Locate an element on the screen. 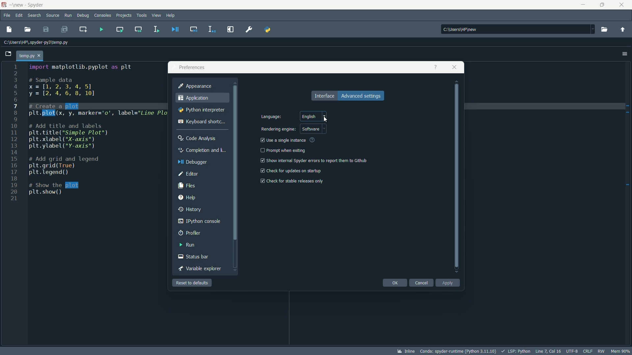 The image size is (632, 355). parent directory is located at coordinates (623, 30).